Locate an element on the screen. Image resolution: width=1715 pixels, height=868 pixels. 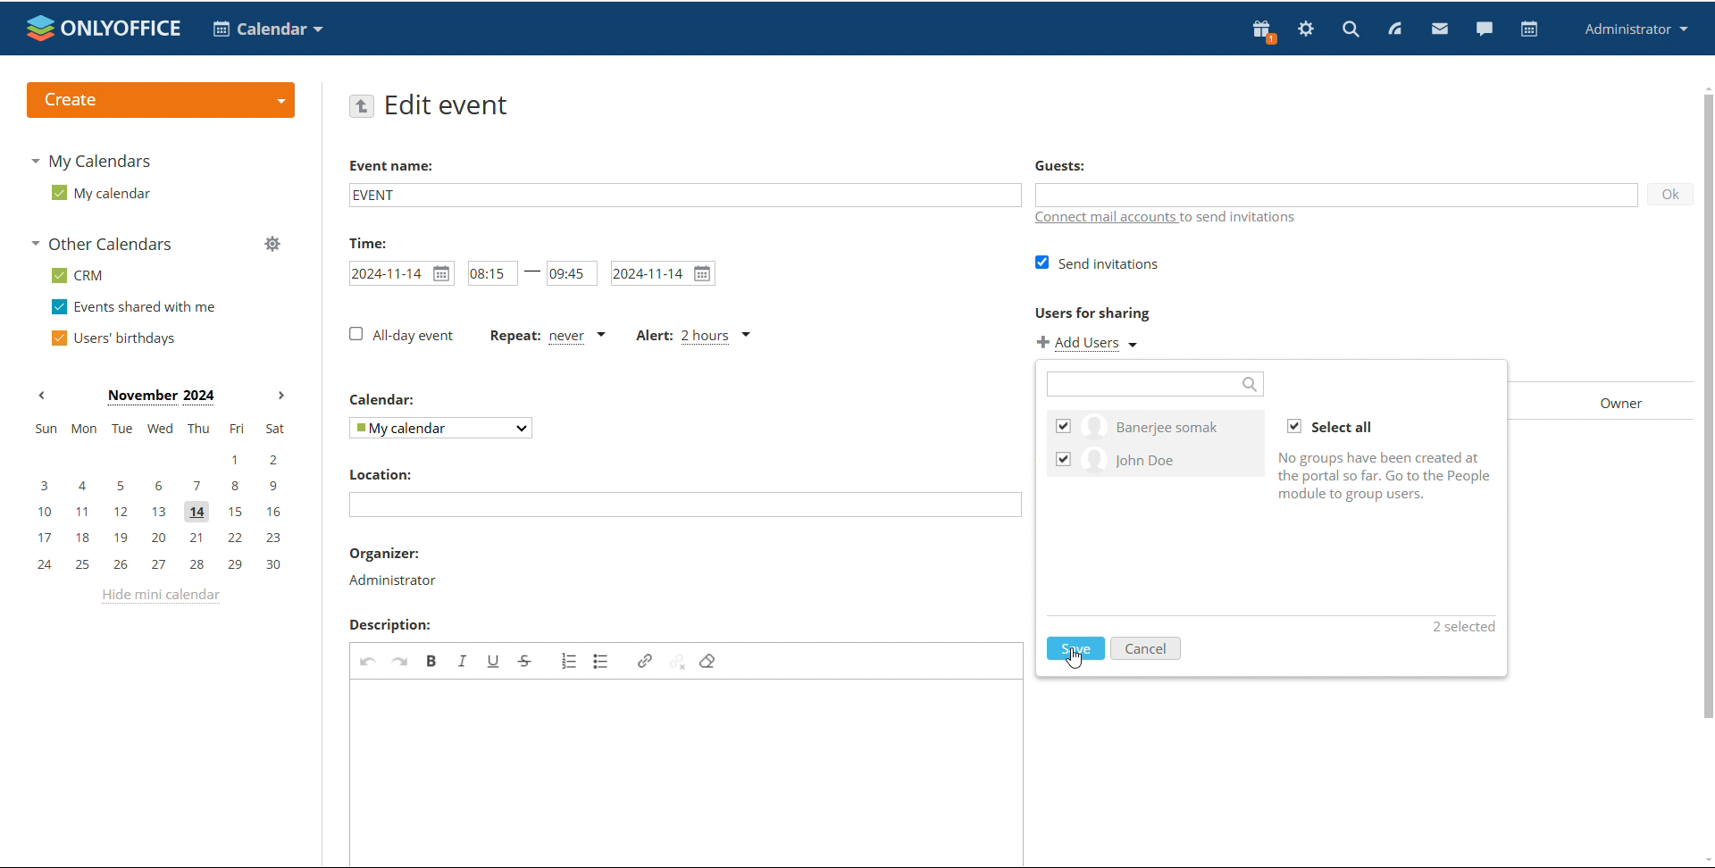
settings is located at coordinates (1307, 29).